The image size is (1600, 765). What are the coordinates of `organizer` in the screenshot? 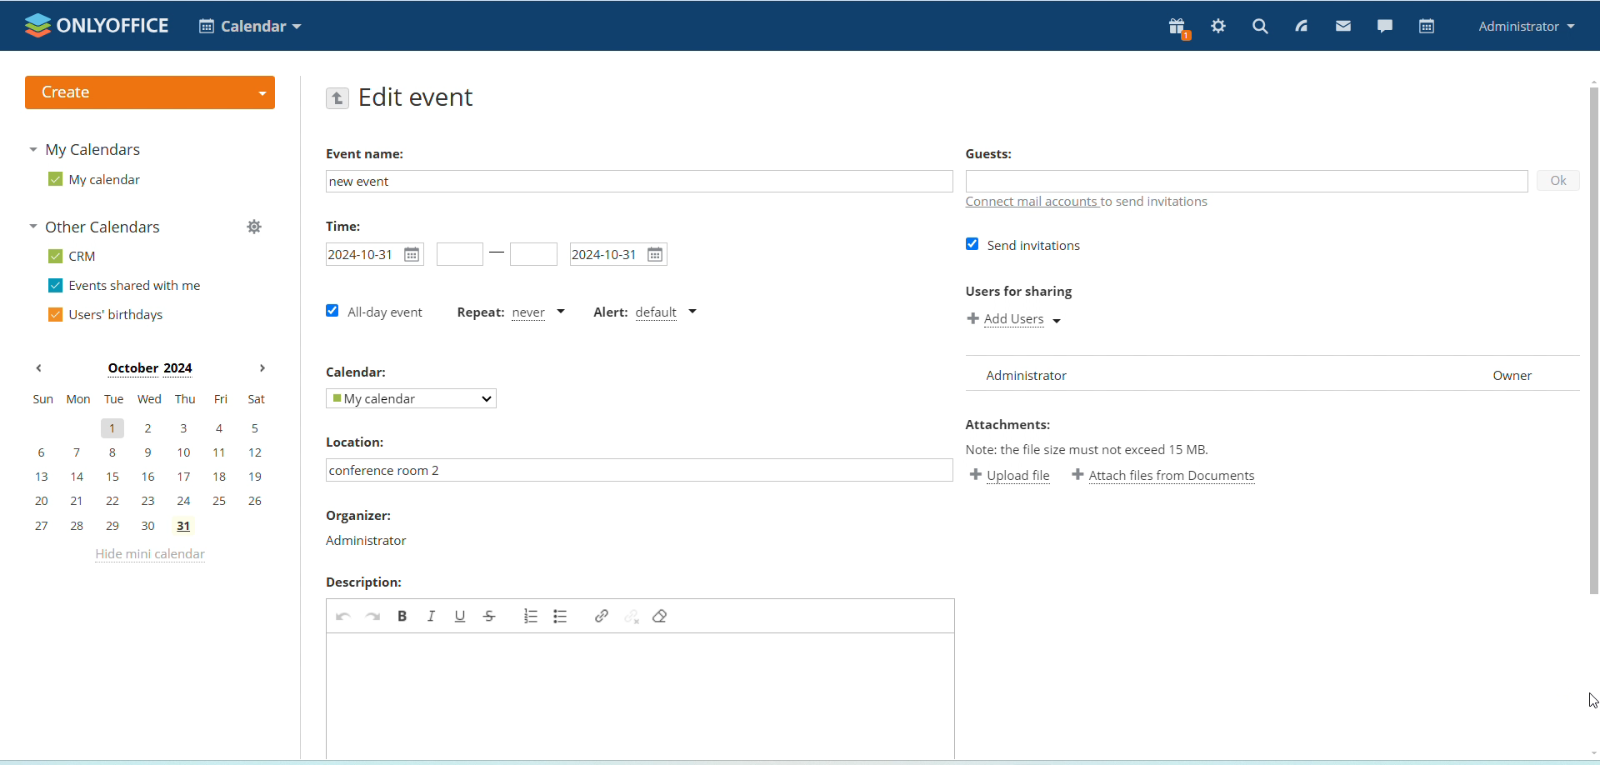 It's located at (367, 542).